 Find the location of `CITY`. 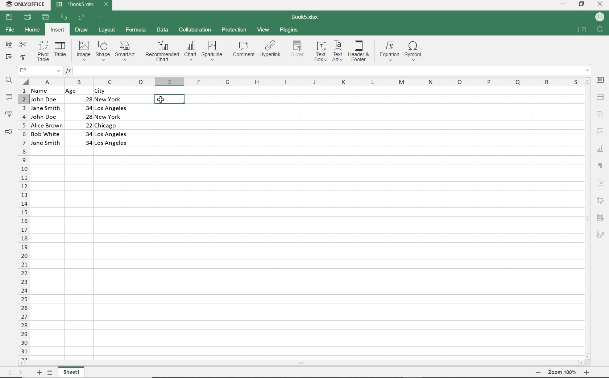

CITY is located at coordinates (111, 91).